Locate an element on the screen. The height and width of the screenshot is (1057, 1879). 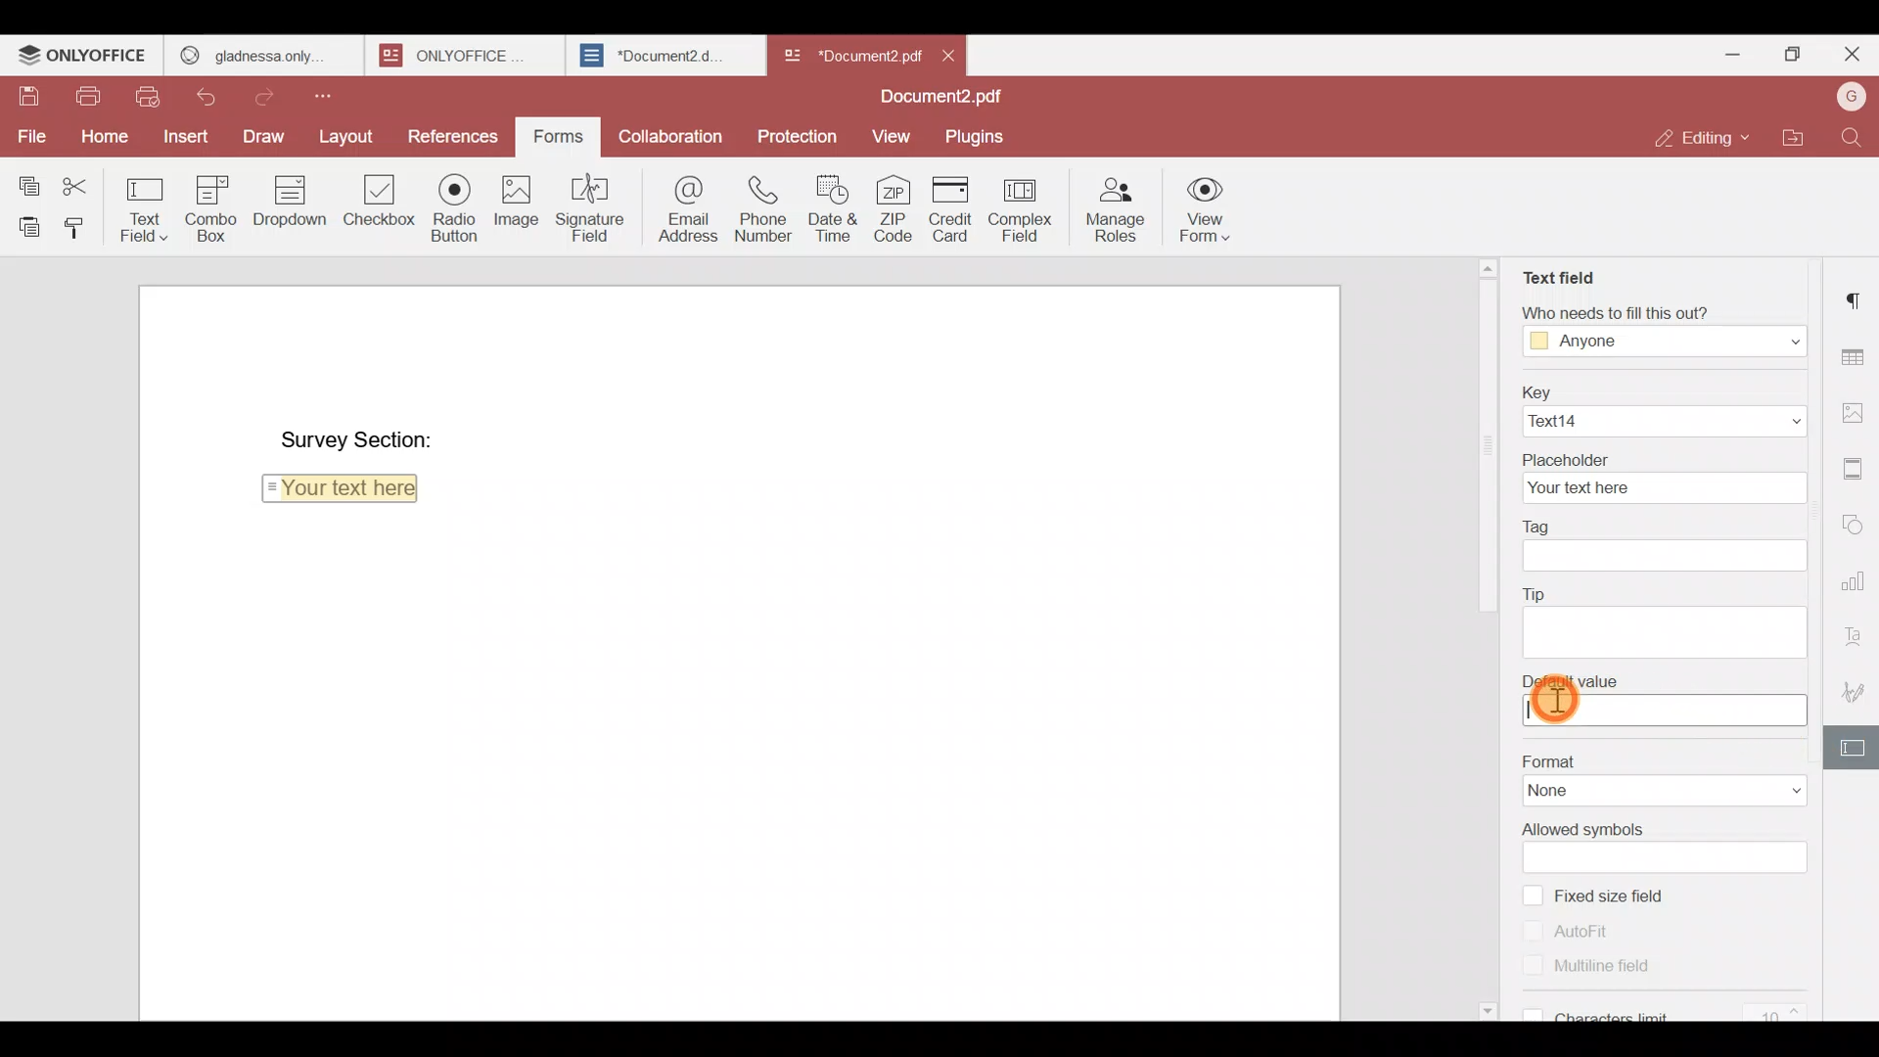
Placeholder is located at coordinates (1663, 454).